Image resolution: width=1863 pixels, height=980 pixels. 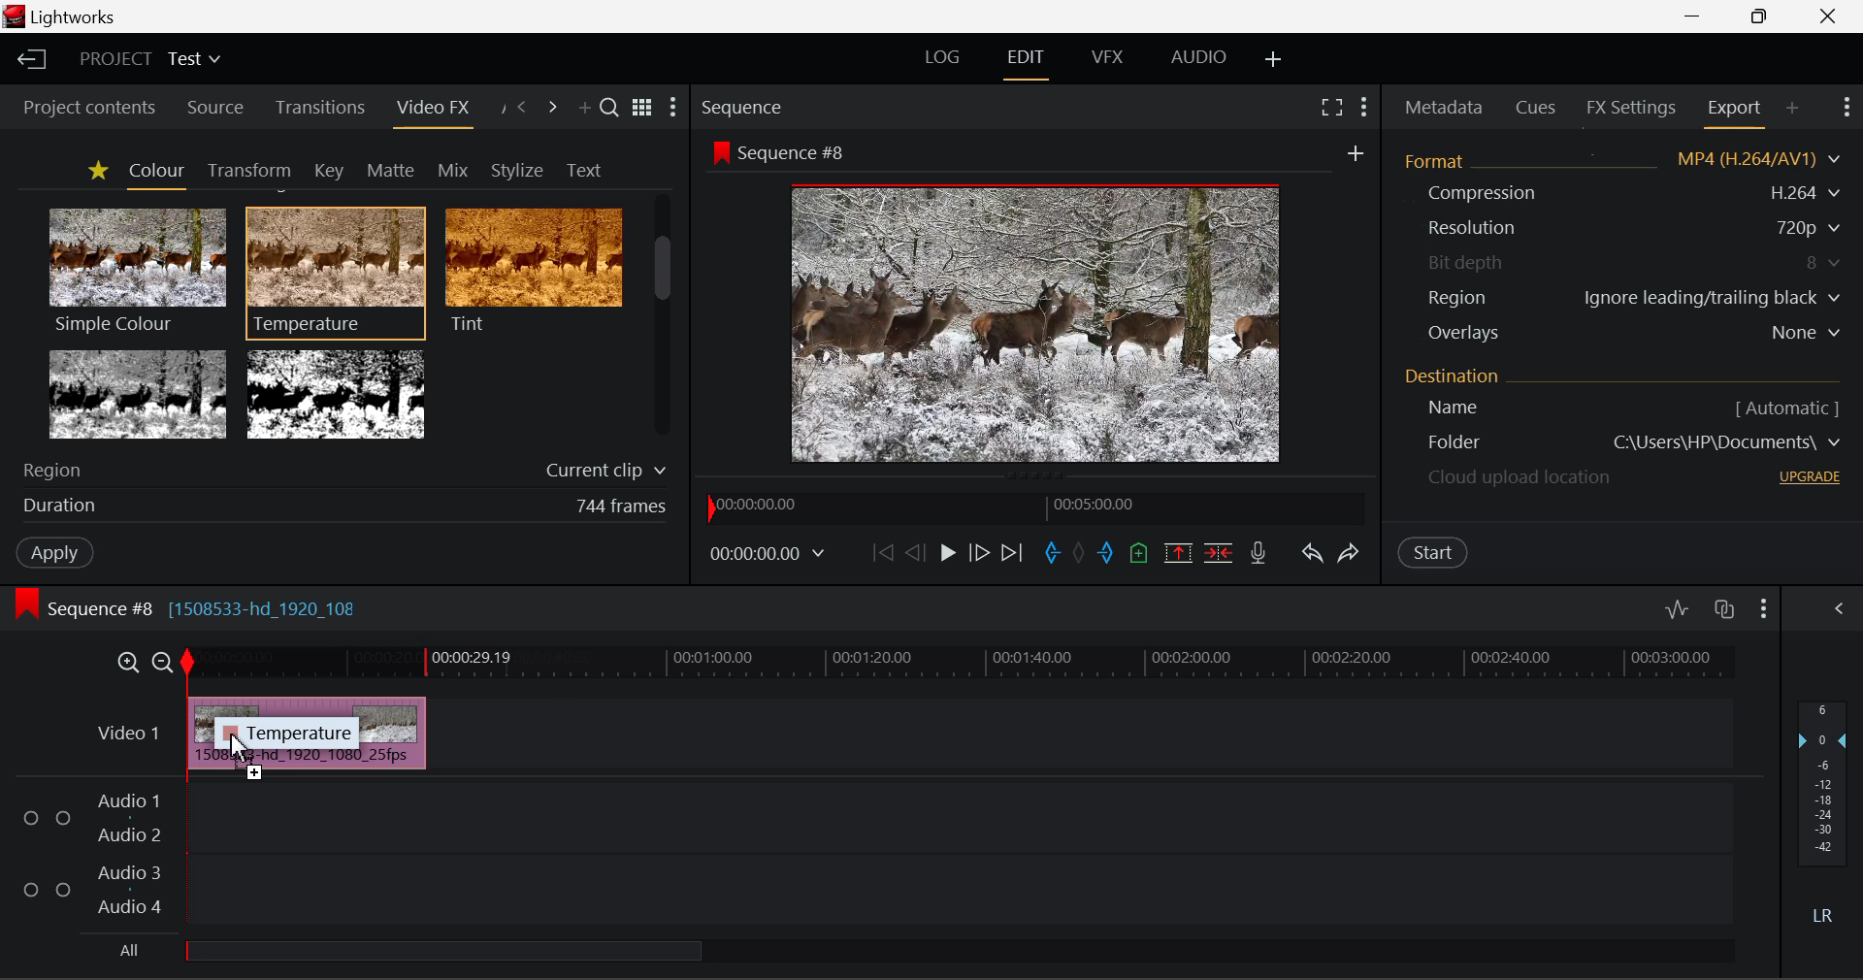 I want to click on Checkbox, so click(x=62, y=888).